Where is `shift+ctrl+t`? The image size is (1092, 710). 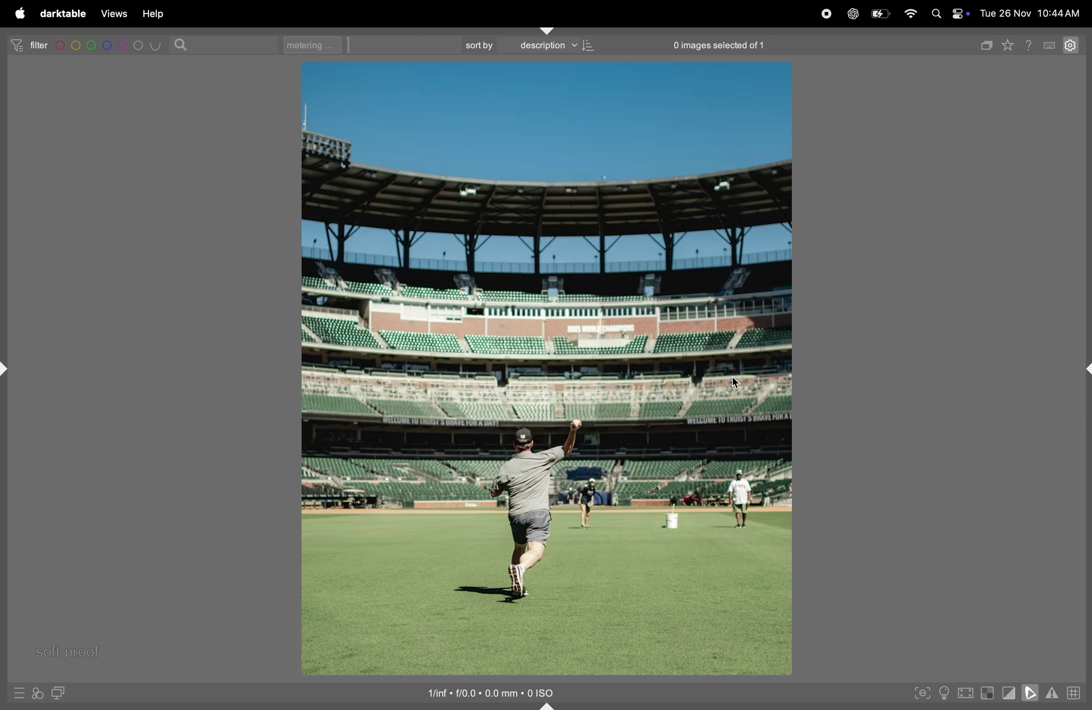 shift+ctrl+t is located at coordinates (546, 30).